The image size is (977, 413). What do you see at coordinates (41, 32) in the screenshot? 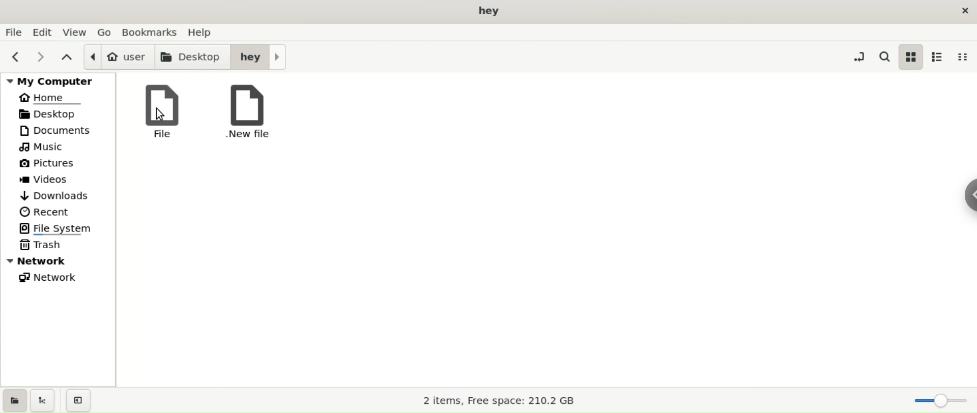
I see `edit` at bounding box center [41, 32].